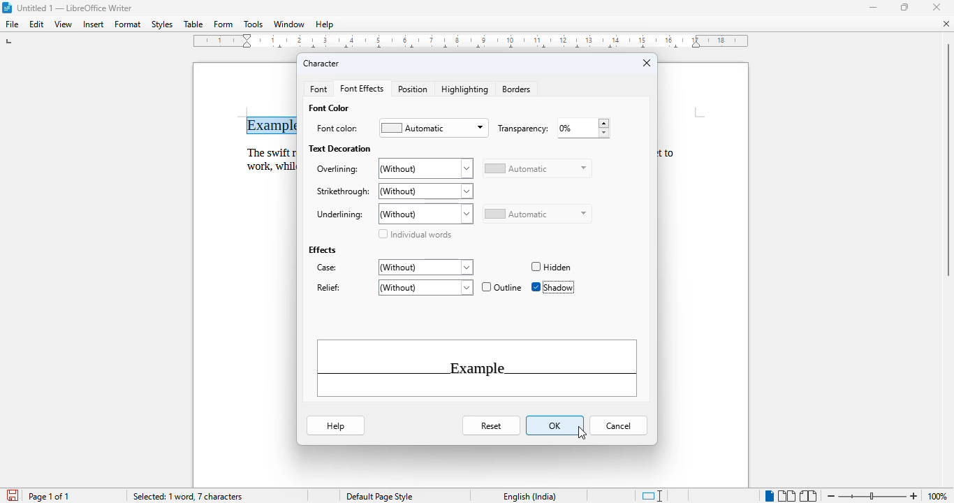 This screenshot has width=954, height=503. I want to click on minimize, so click(874, 8).